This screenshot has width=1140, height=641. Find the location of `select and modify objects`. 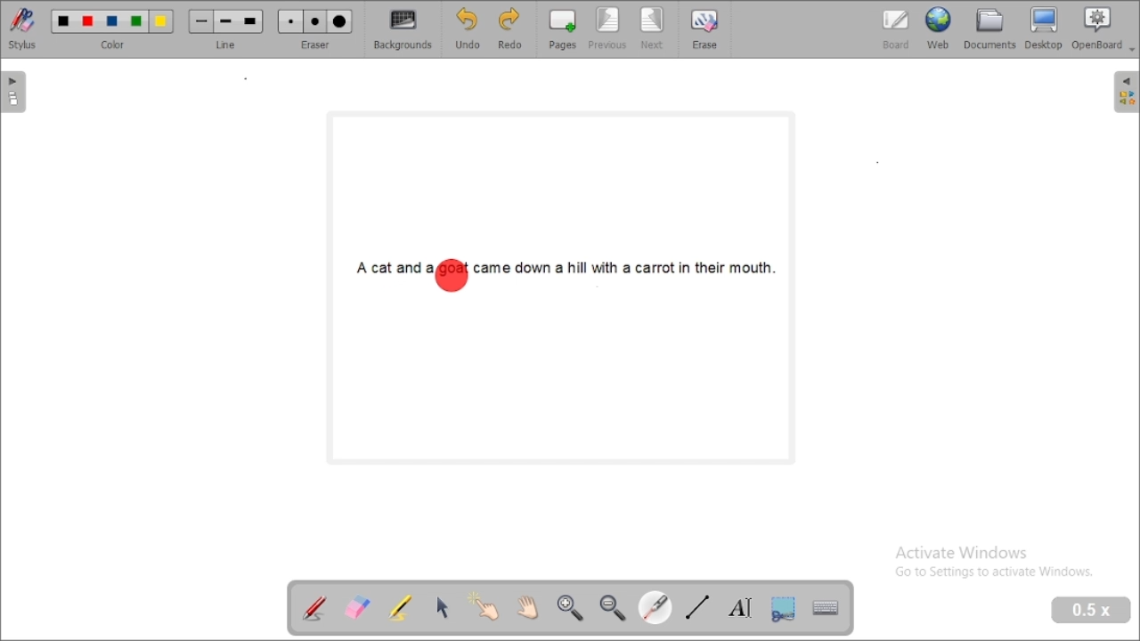

select and modify objects is located at coordinates (442, 608).